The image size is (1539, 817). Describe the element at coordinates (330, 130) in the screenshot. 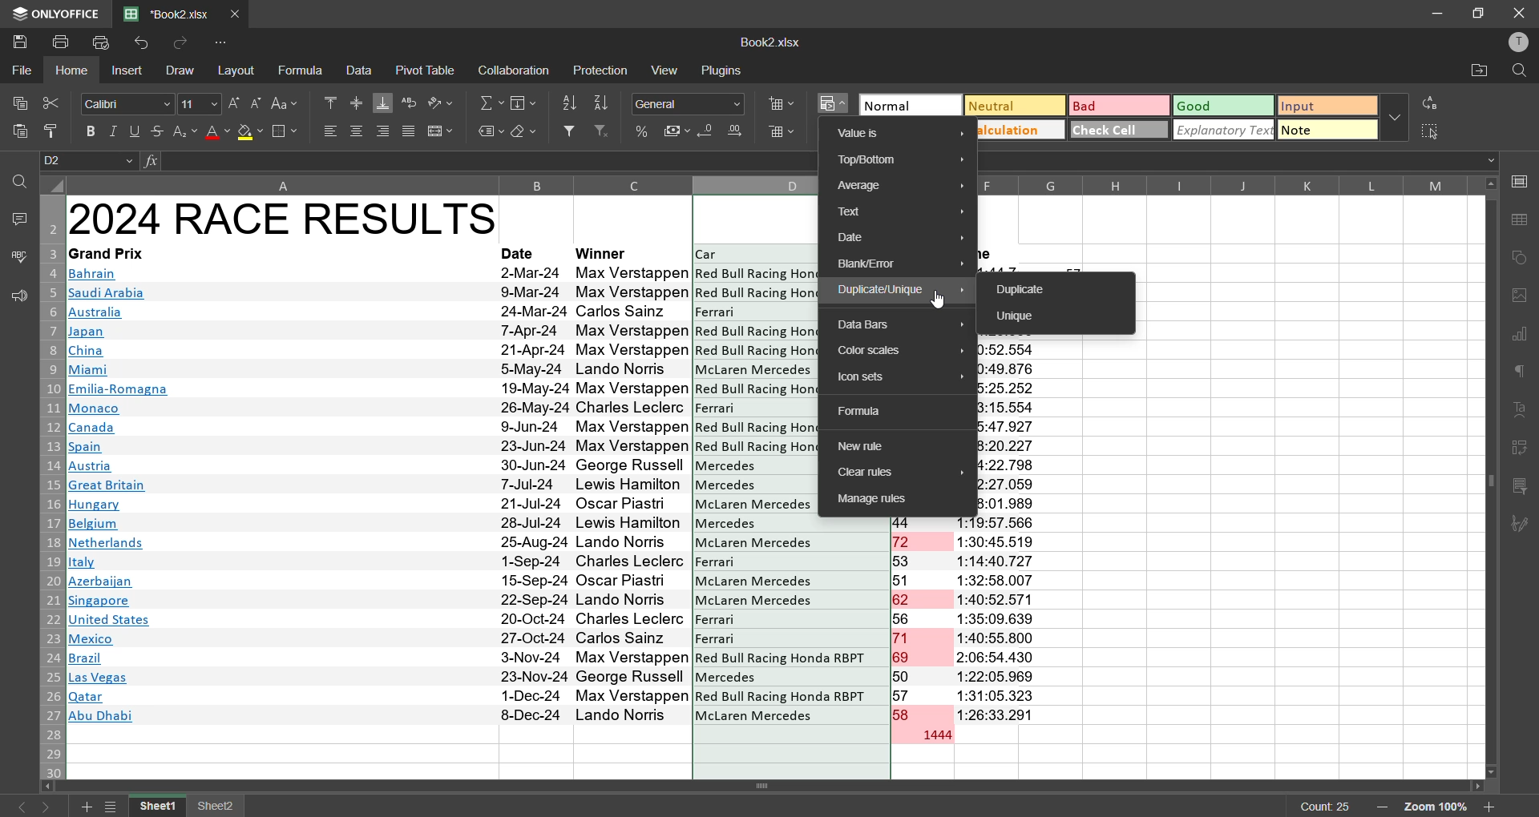

I see `align left` at that location.